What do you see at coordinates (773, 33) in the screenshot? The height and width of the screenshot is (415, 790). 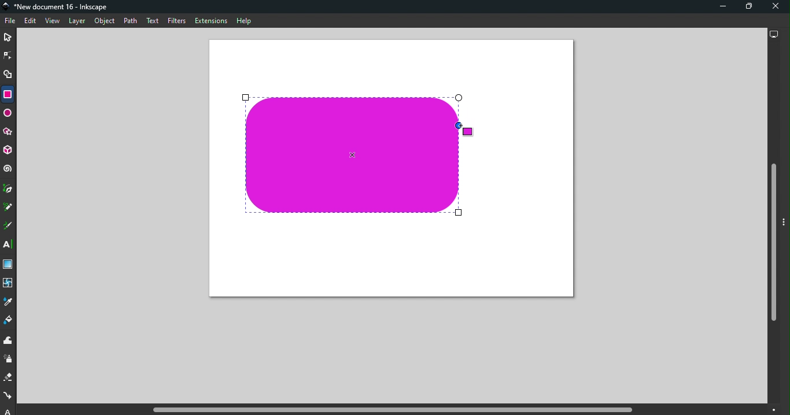 I see `Display options` at bounding box center [773, 33].